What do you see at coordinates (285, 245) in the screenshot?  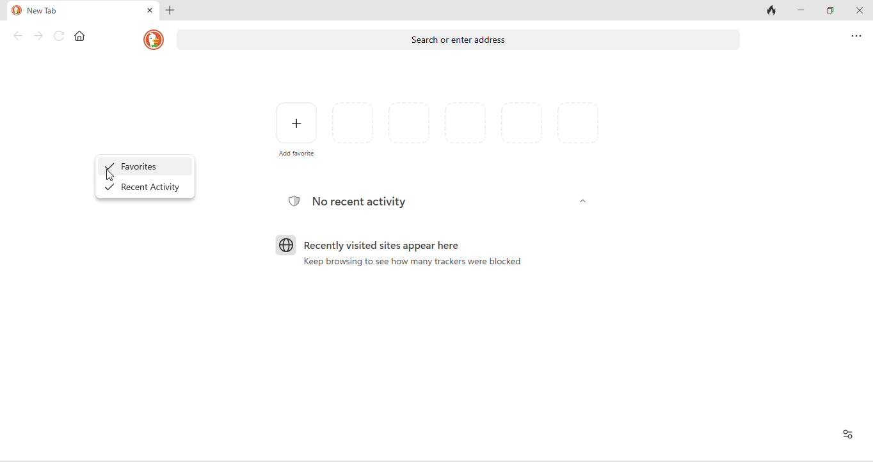 I see `browser logo` at bounding box center [285, 245].